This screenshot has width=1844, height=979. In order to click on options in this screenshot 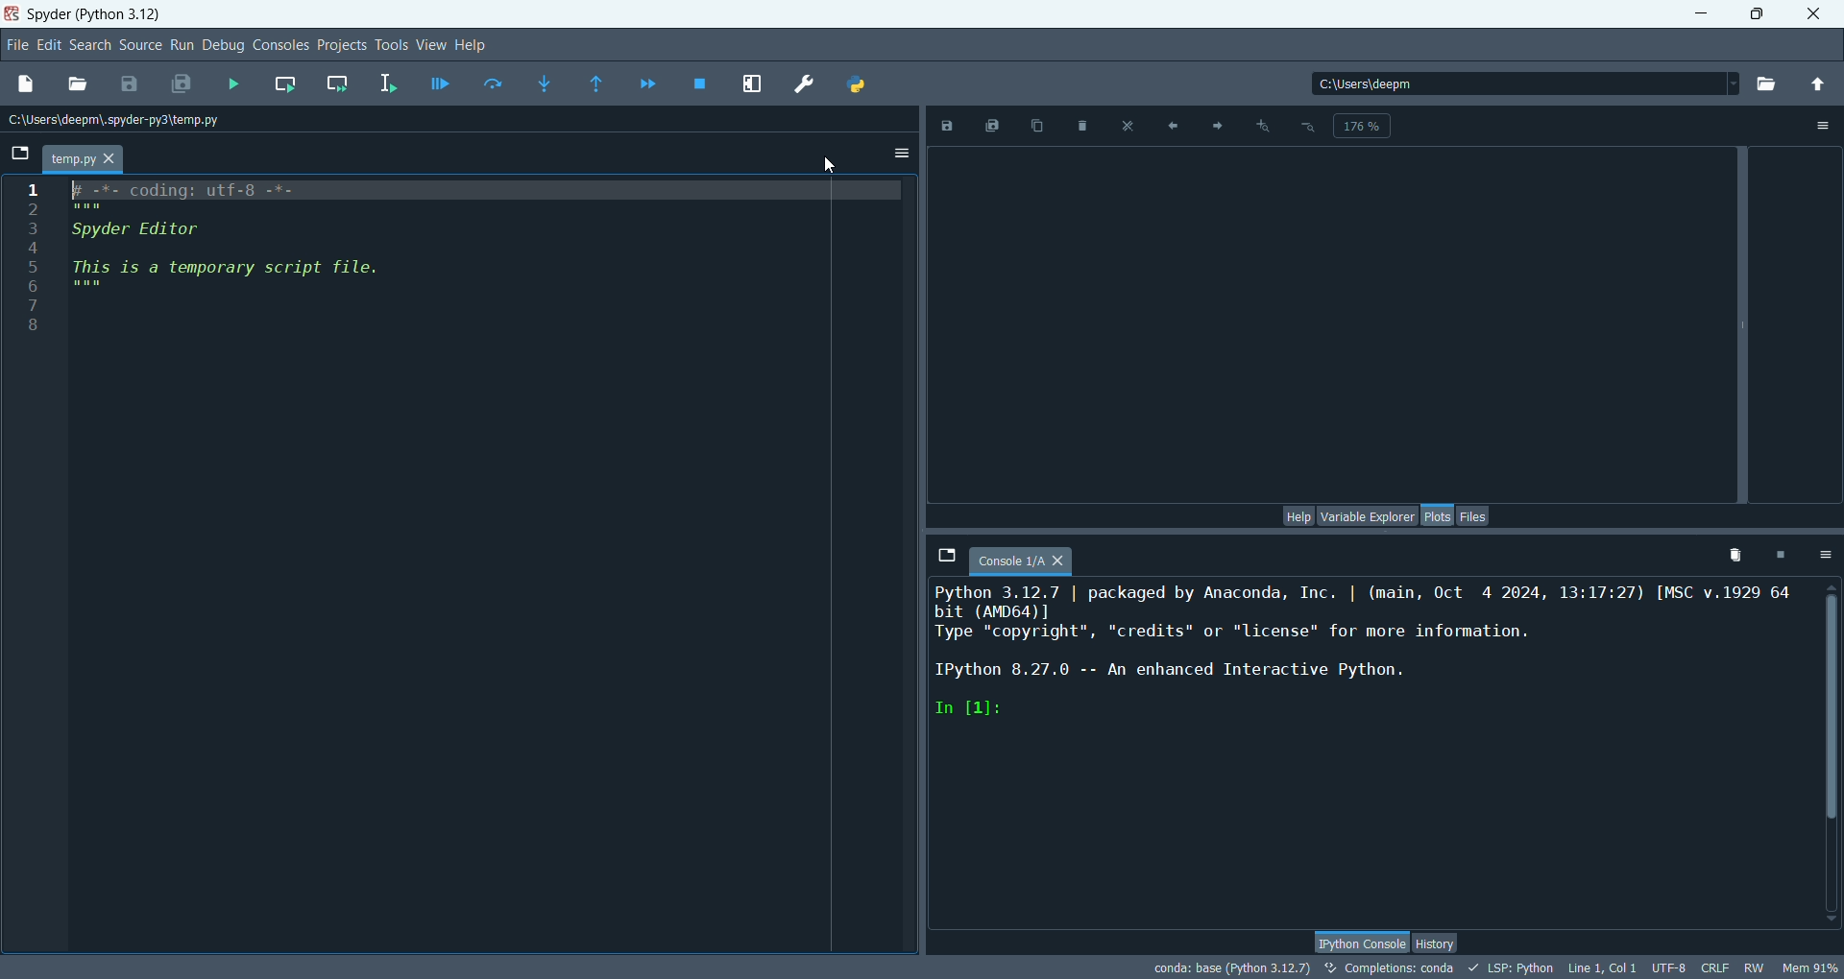, I will do `click(1824, 555)`.